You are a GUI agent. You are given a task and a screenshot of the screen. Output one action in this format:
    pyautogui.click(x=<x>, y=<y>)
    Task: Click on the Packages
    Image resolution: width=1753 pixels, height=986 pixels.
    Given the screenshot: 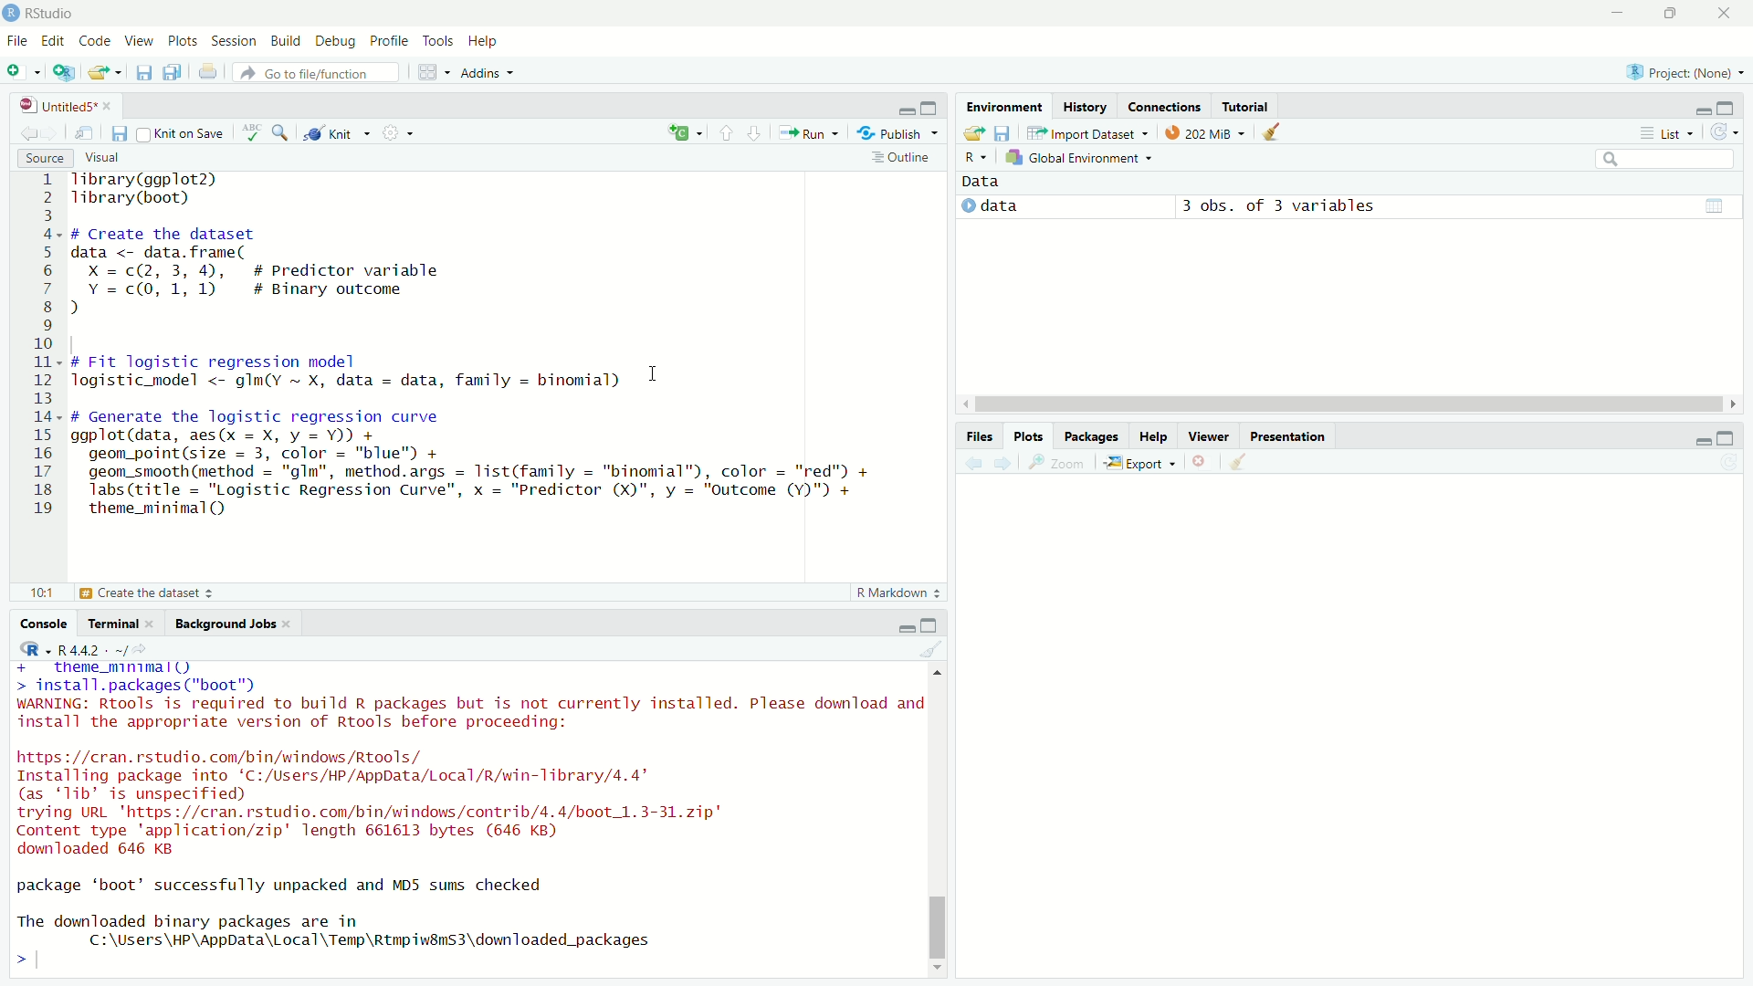 What is the action you would take?
    pyautogui.click(x=1090, y=435)
    